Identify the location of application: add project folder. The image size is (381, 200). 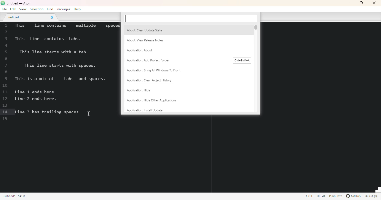
(148, 61).